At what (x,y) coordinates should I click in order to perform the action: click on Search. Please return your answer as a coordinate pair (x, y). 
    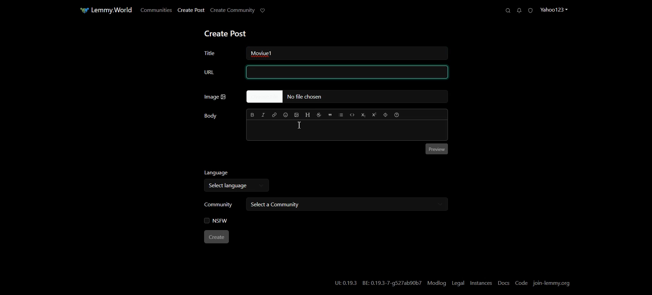
    Looking at the image, I should click on (506, 10).